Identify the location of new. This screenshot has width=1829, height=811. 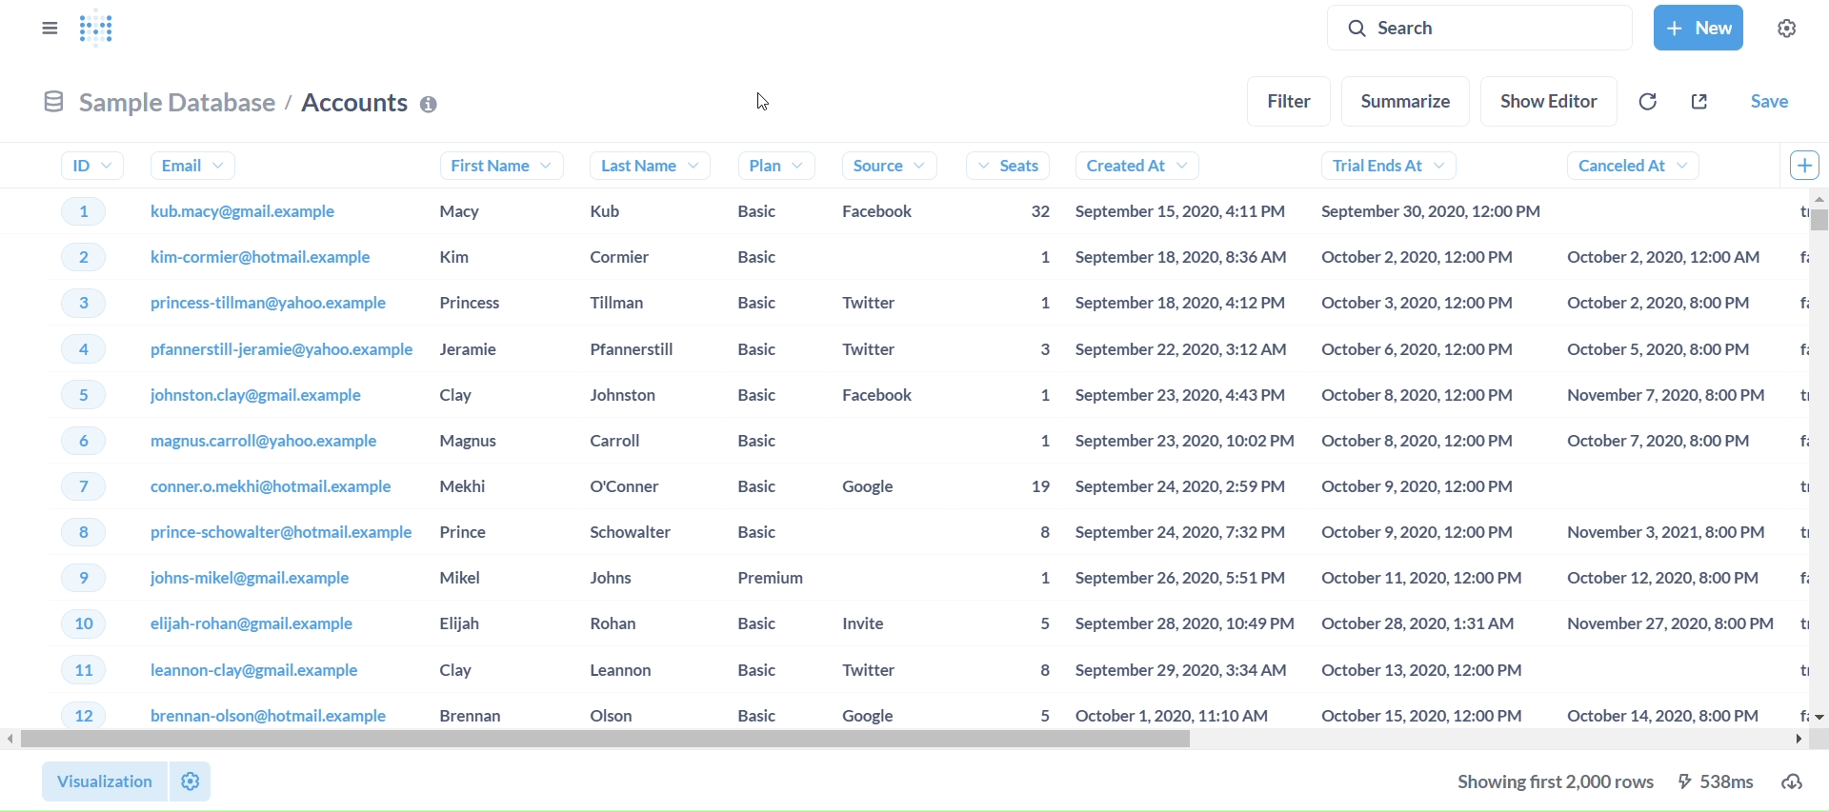
(1699, 28).